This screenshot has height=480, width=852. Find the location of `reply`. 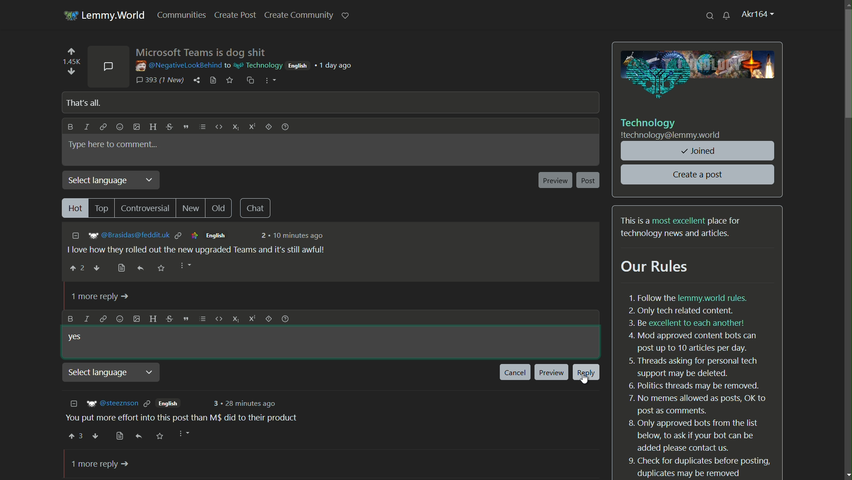

reply is located at coordinates (141, 268).